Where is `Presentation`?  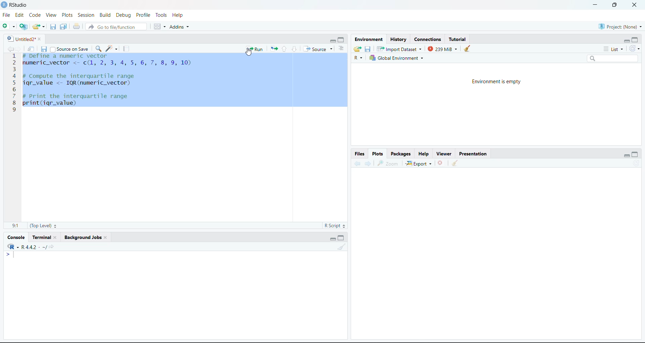
Presentation is located at coordinates (473, 153).